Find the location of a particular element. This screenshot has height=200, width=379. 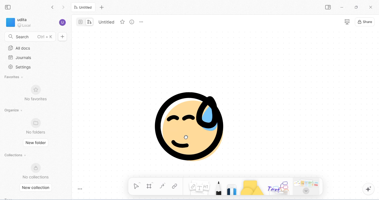

edgeless mode is located at coordinates (89, 22).